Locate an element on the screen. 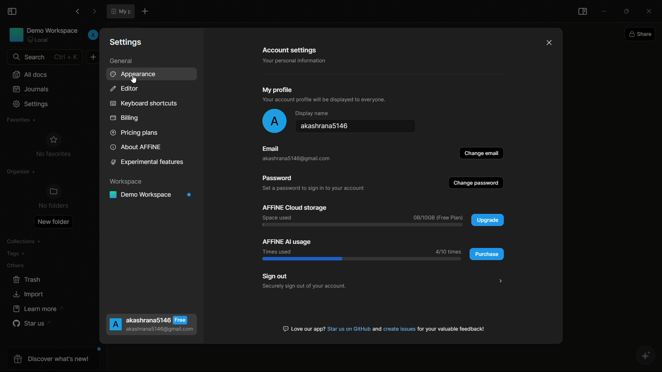 The height and width of the screenshot is (372, 662). settings is located at coordinates (32, 104).